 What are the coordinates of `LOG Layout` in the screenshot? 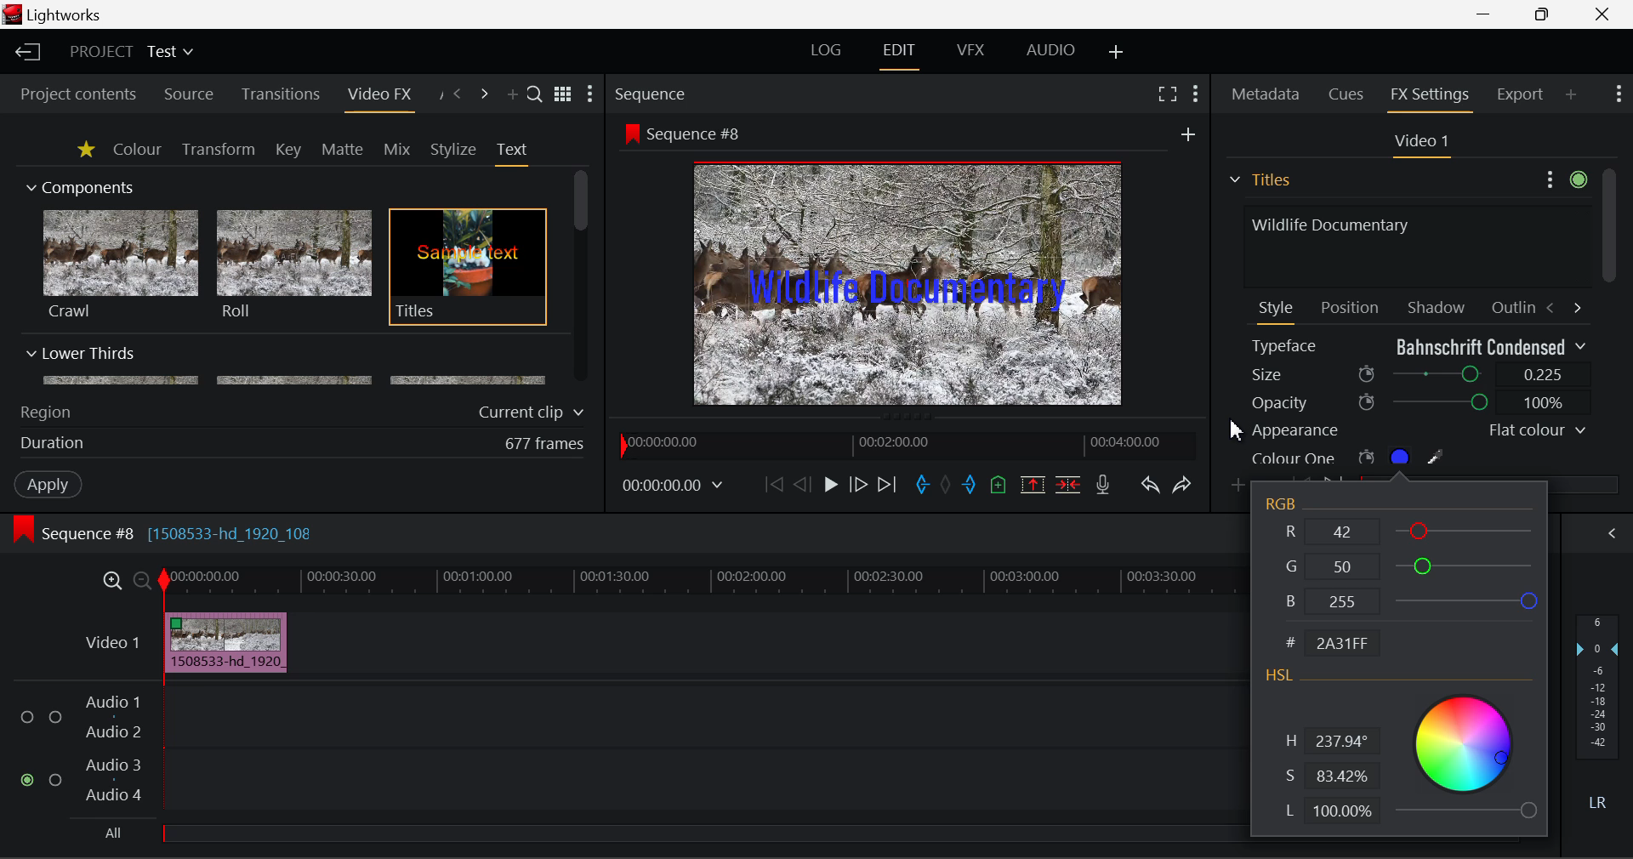 It's located at (827, 49).